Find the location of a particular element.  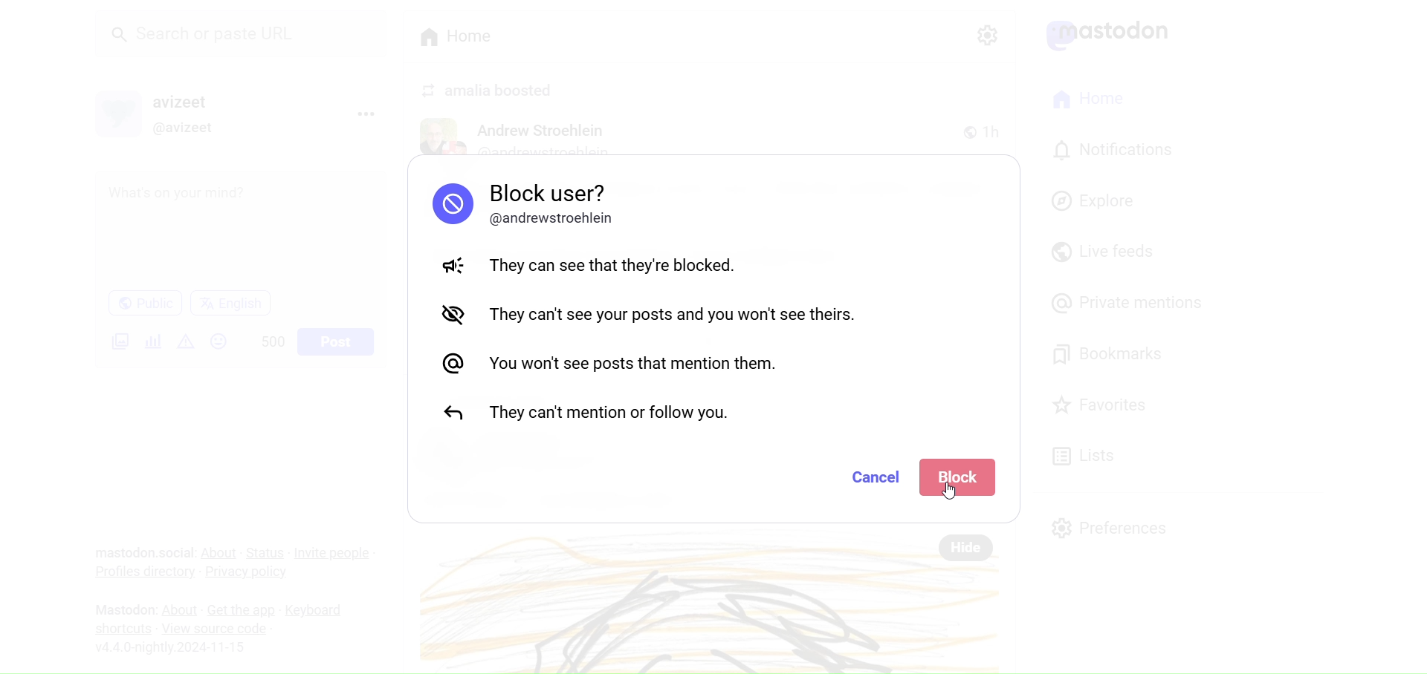

Block User Message is located at coordinates (717, 201).